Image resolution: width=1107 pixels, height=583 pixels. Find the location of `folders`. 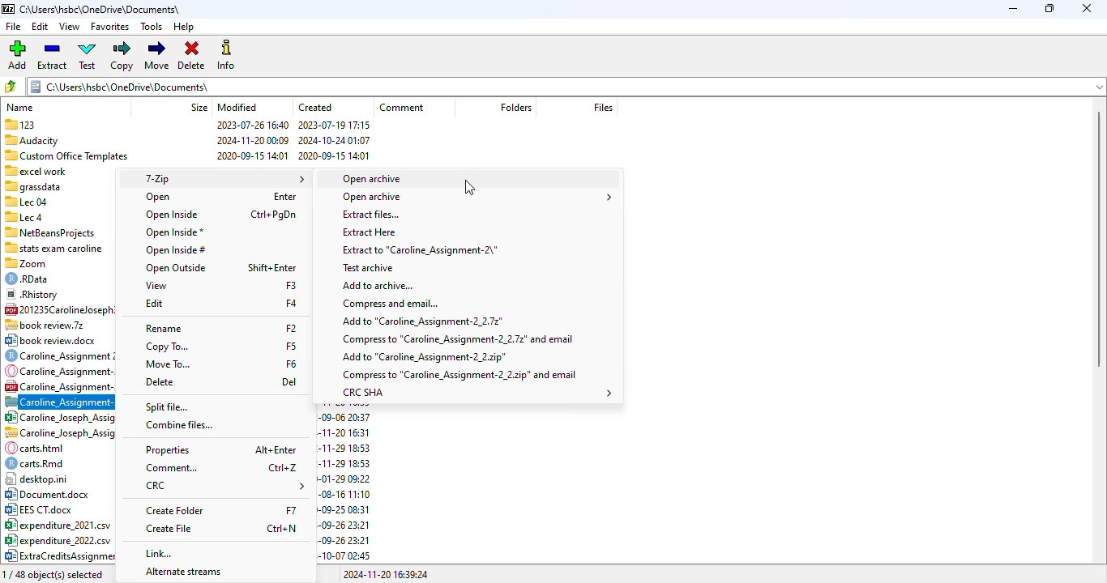

folders is located at coordinates (515, 106).